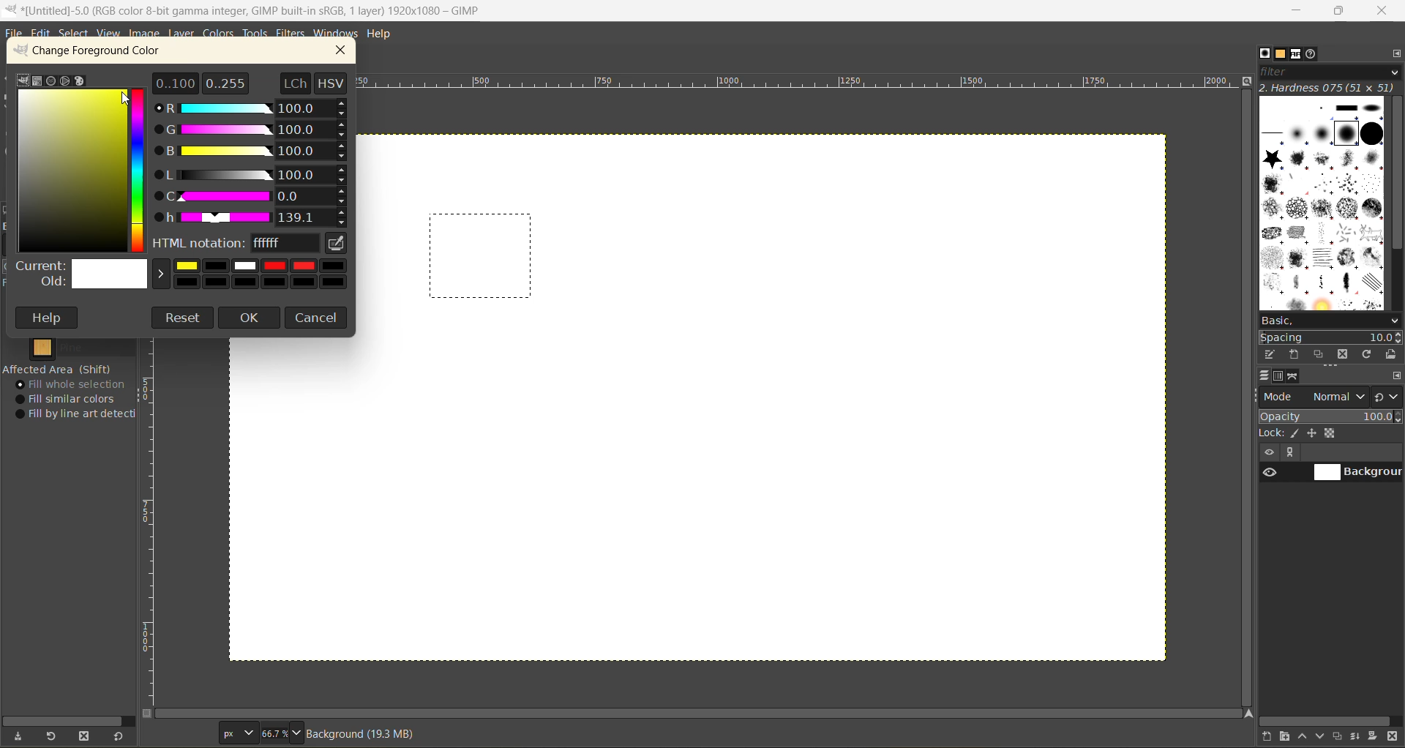  Describe the element at coordinates (1315, 397) in the screenshot. I see `mode` at that location.